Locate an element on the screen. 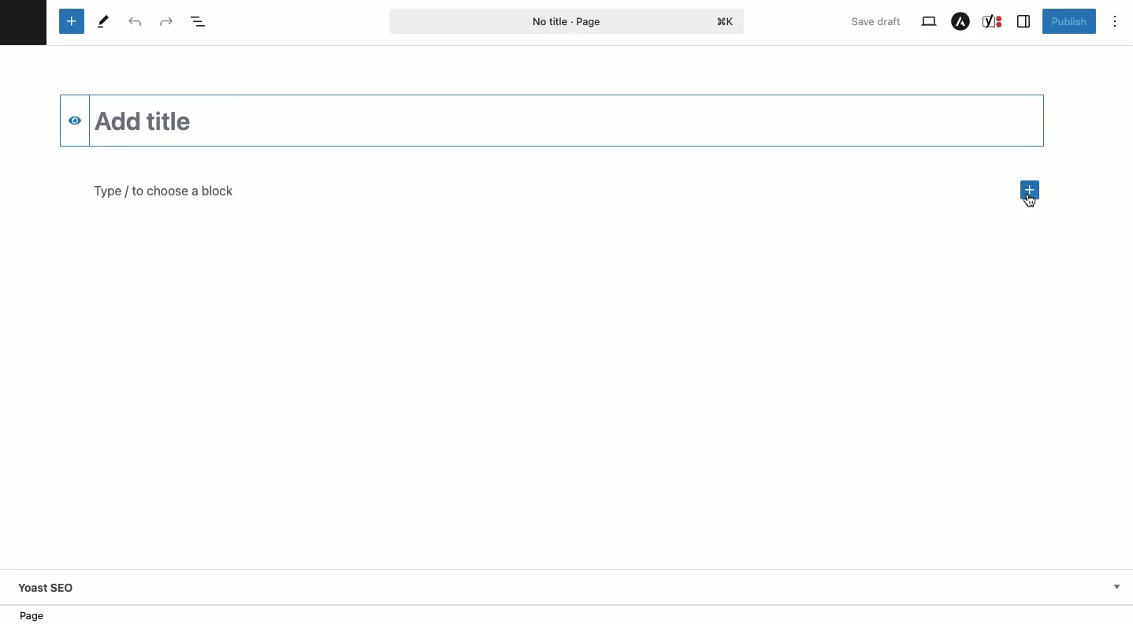 This screenshot has height=624, width=1133. Title is located at coordinates (551, 120).